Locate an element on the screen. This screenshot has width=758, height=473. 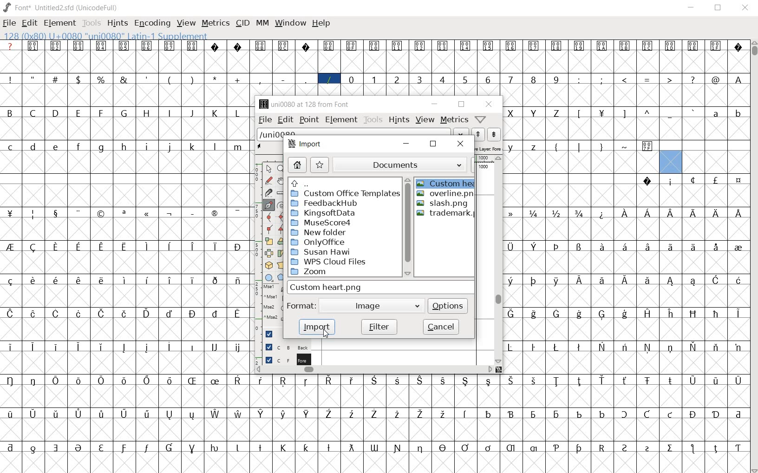
scrollbar is located at coordinates (373, 370).